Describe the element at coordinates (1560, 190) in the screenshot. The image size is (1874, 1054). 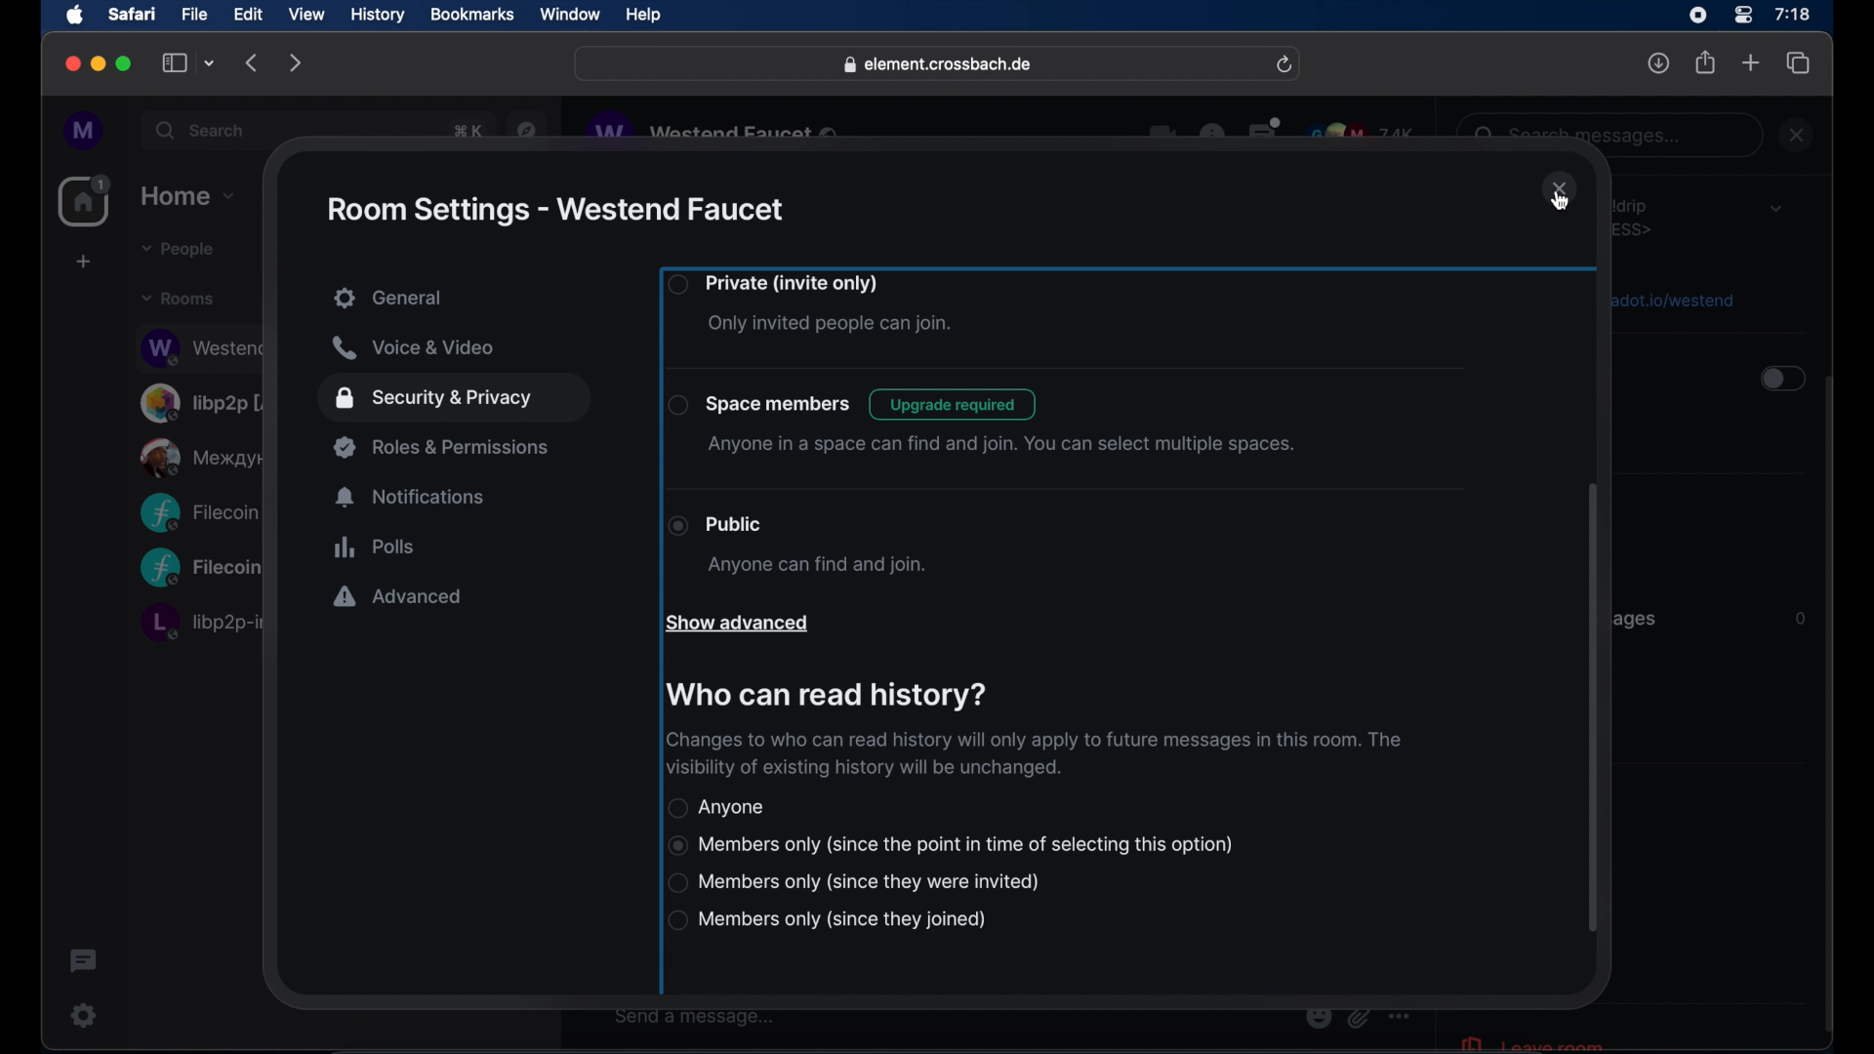
I see `close` at that location.